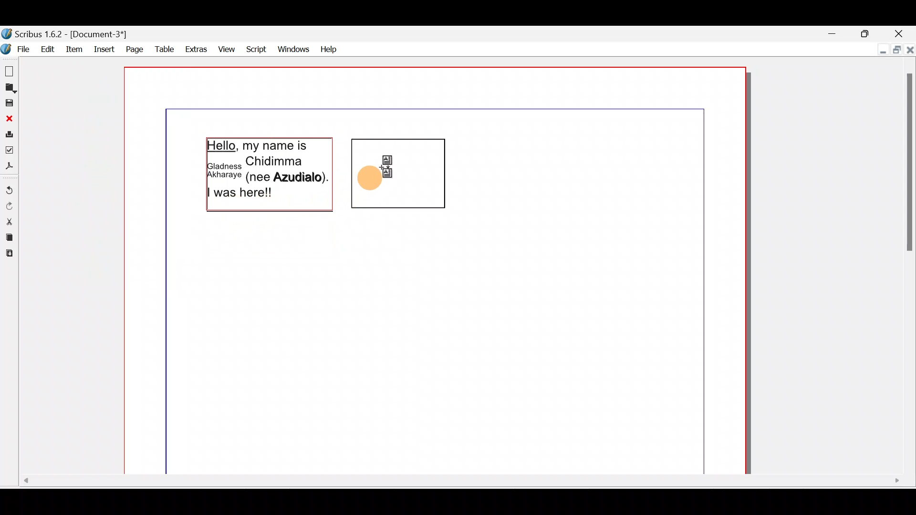 The height and width of the screenshot is (515, 916). Describe the element at coordinates (10, 88) in the screenshot. I see `Open` at that location.